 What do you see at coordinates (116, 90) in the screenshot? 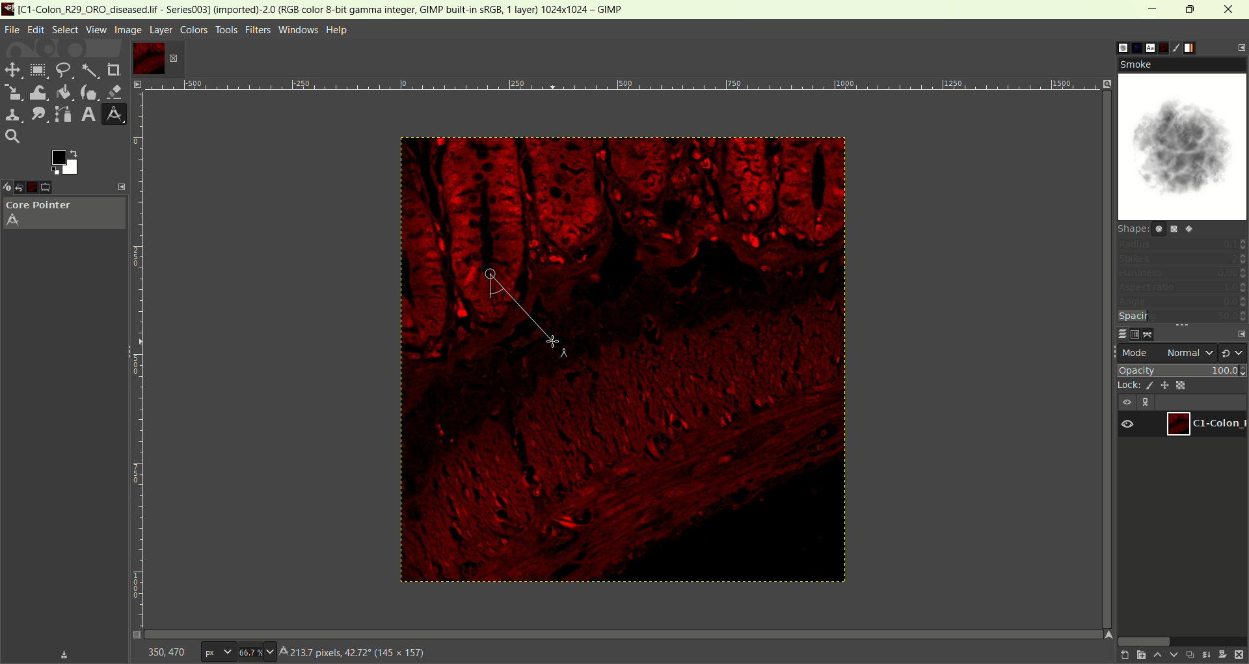
I see `eraser tool` at bounding box center [116, 90].